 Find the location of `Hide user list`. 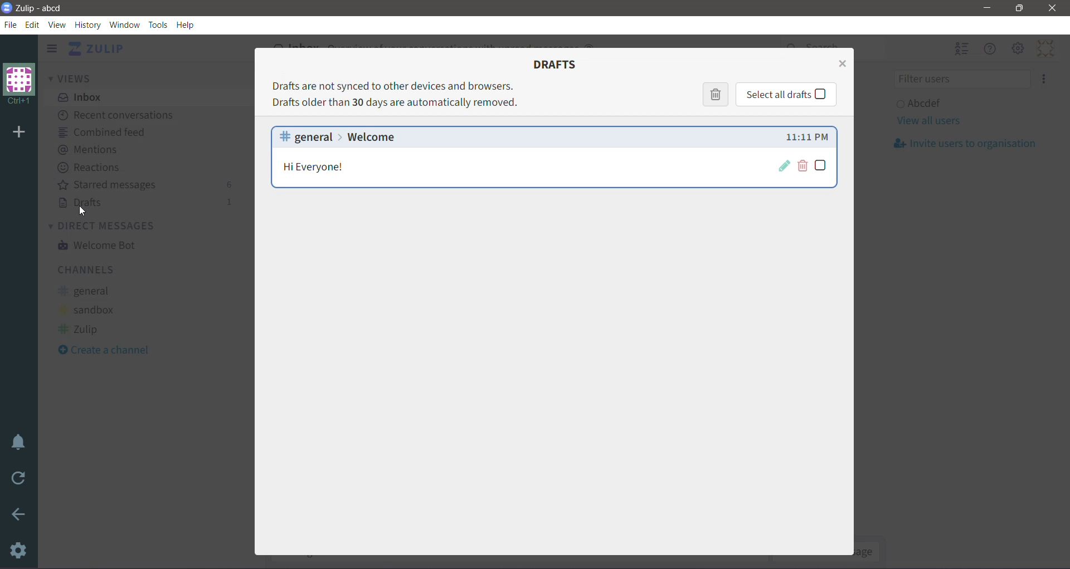

Hide user list is located at coordinates (960, 50).